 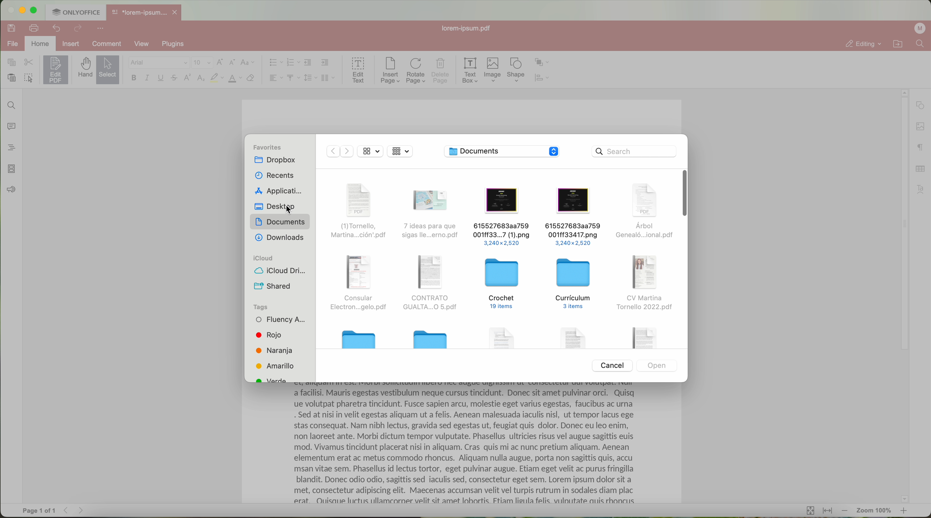 What do you see at coordinates (272, 379) in the screenshot?
I see `green` at bounding box center [272, 379].